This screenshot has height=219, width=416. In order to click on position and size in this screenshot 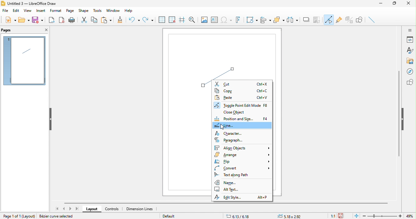, I will do `click(242, 119)`.